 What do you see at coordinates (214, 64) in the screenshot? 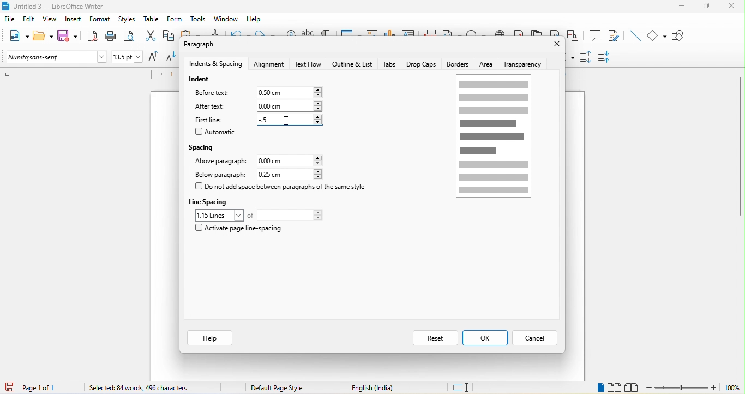
I see `indents and spacing` at bounding box center [214, 64].